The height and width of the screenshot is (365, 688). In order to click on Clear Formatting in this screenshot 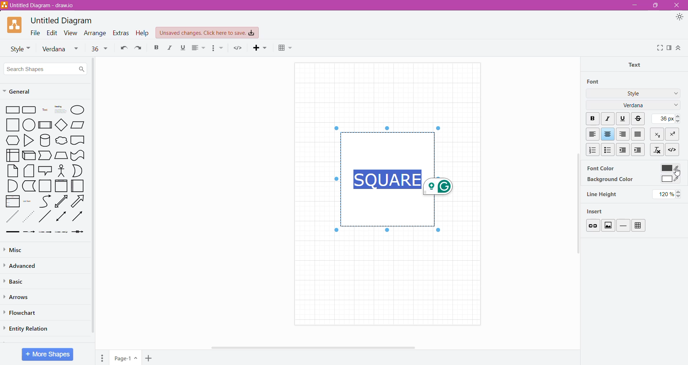, I will do `click(656, 149)`.